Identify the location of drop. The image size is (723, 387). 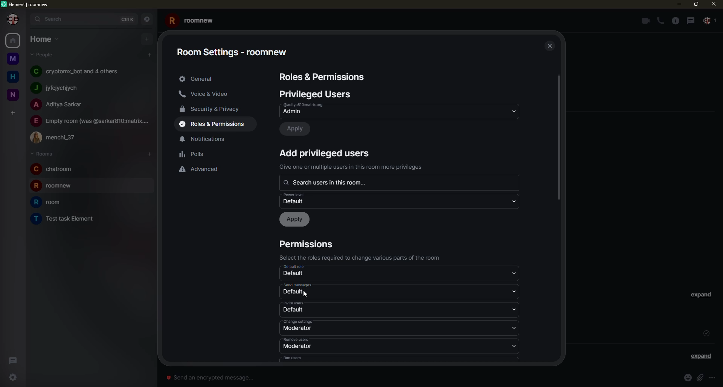
(516, 291).